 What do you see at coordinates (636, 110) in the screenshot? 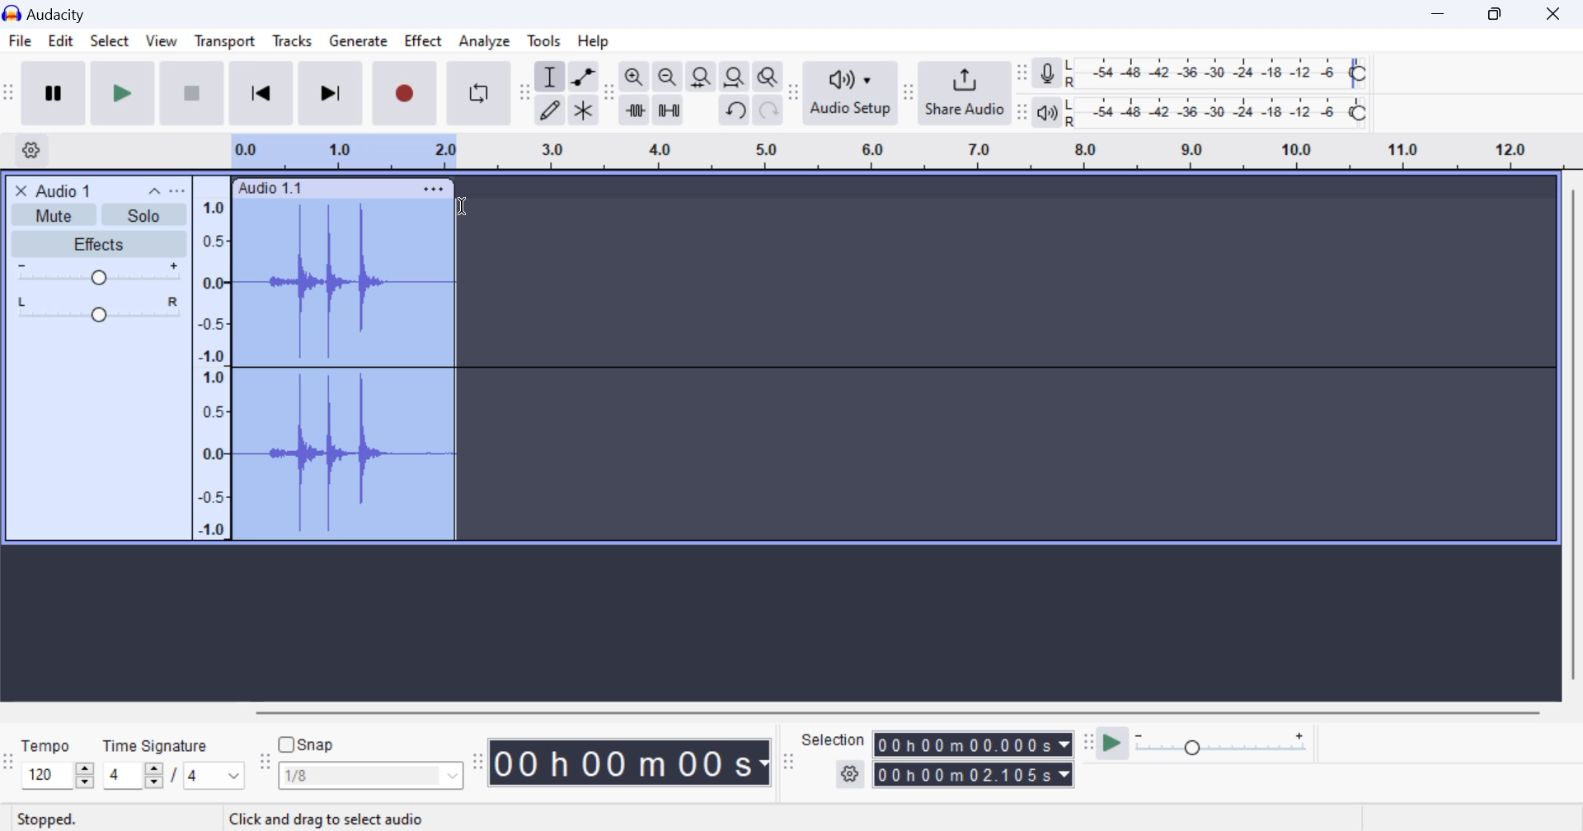
I see `trim audio outside select` at bounding box center [636, 110].